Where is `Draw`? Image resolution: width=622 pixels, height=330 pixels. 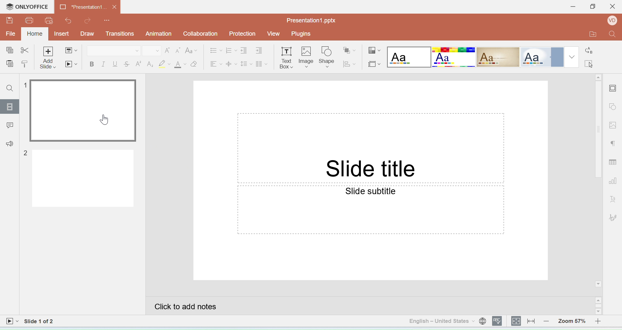
Draw is located at coordinates (87, 34).